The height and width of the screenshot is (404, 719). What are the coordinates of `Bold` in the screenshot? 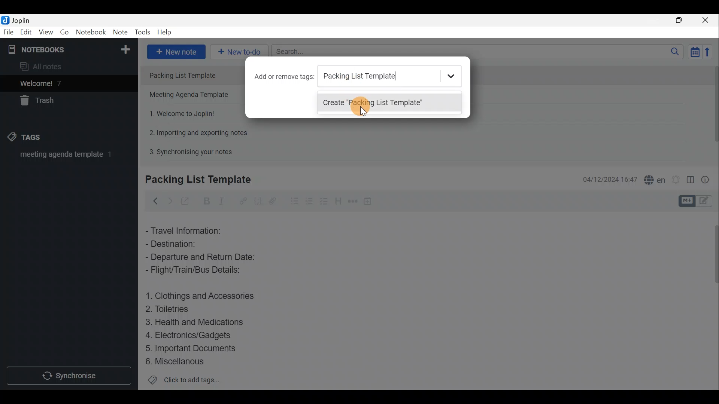 It's located at (206, 201).